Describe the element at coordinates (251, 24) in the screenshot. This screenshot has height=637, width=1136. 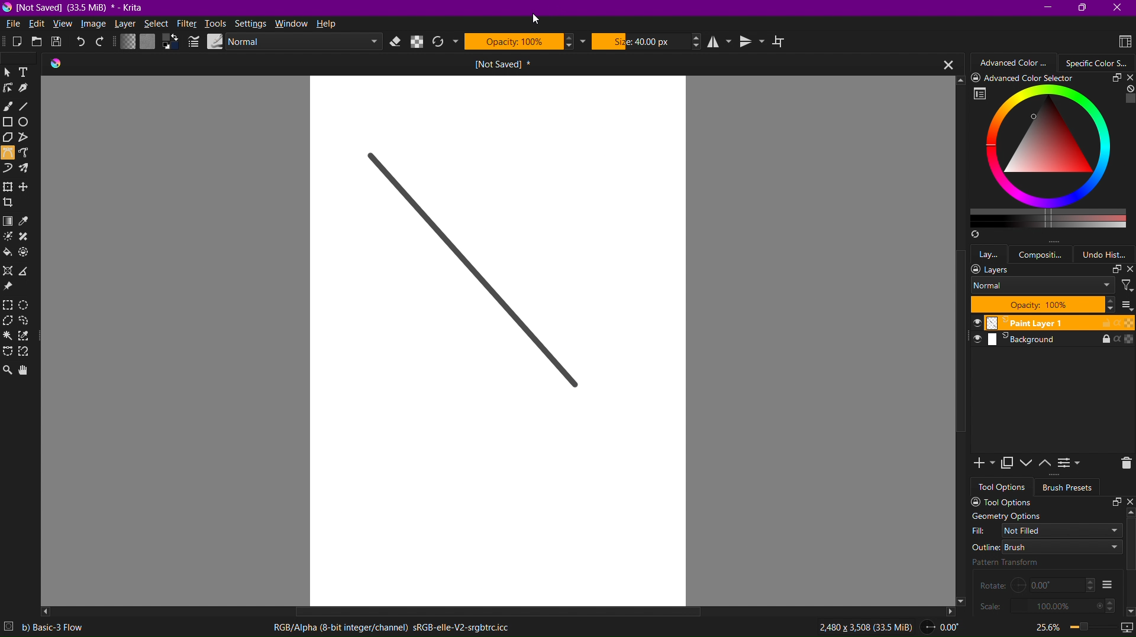
I see `Settings` at that location.